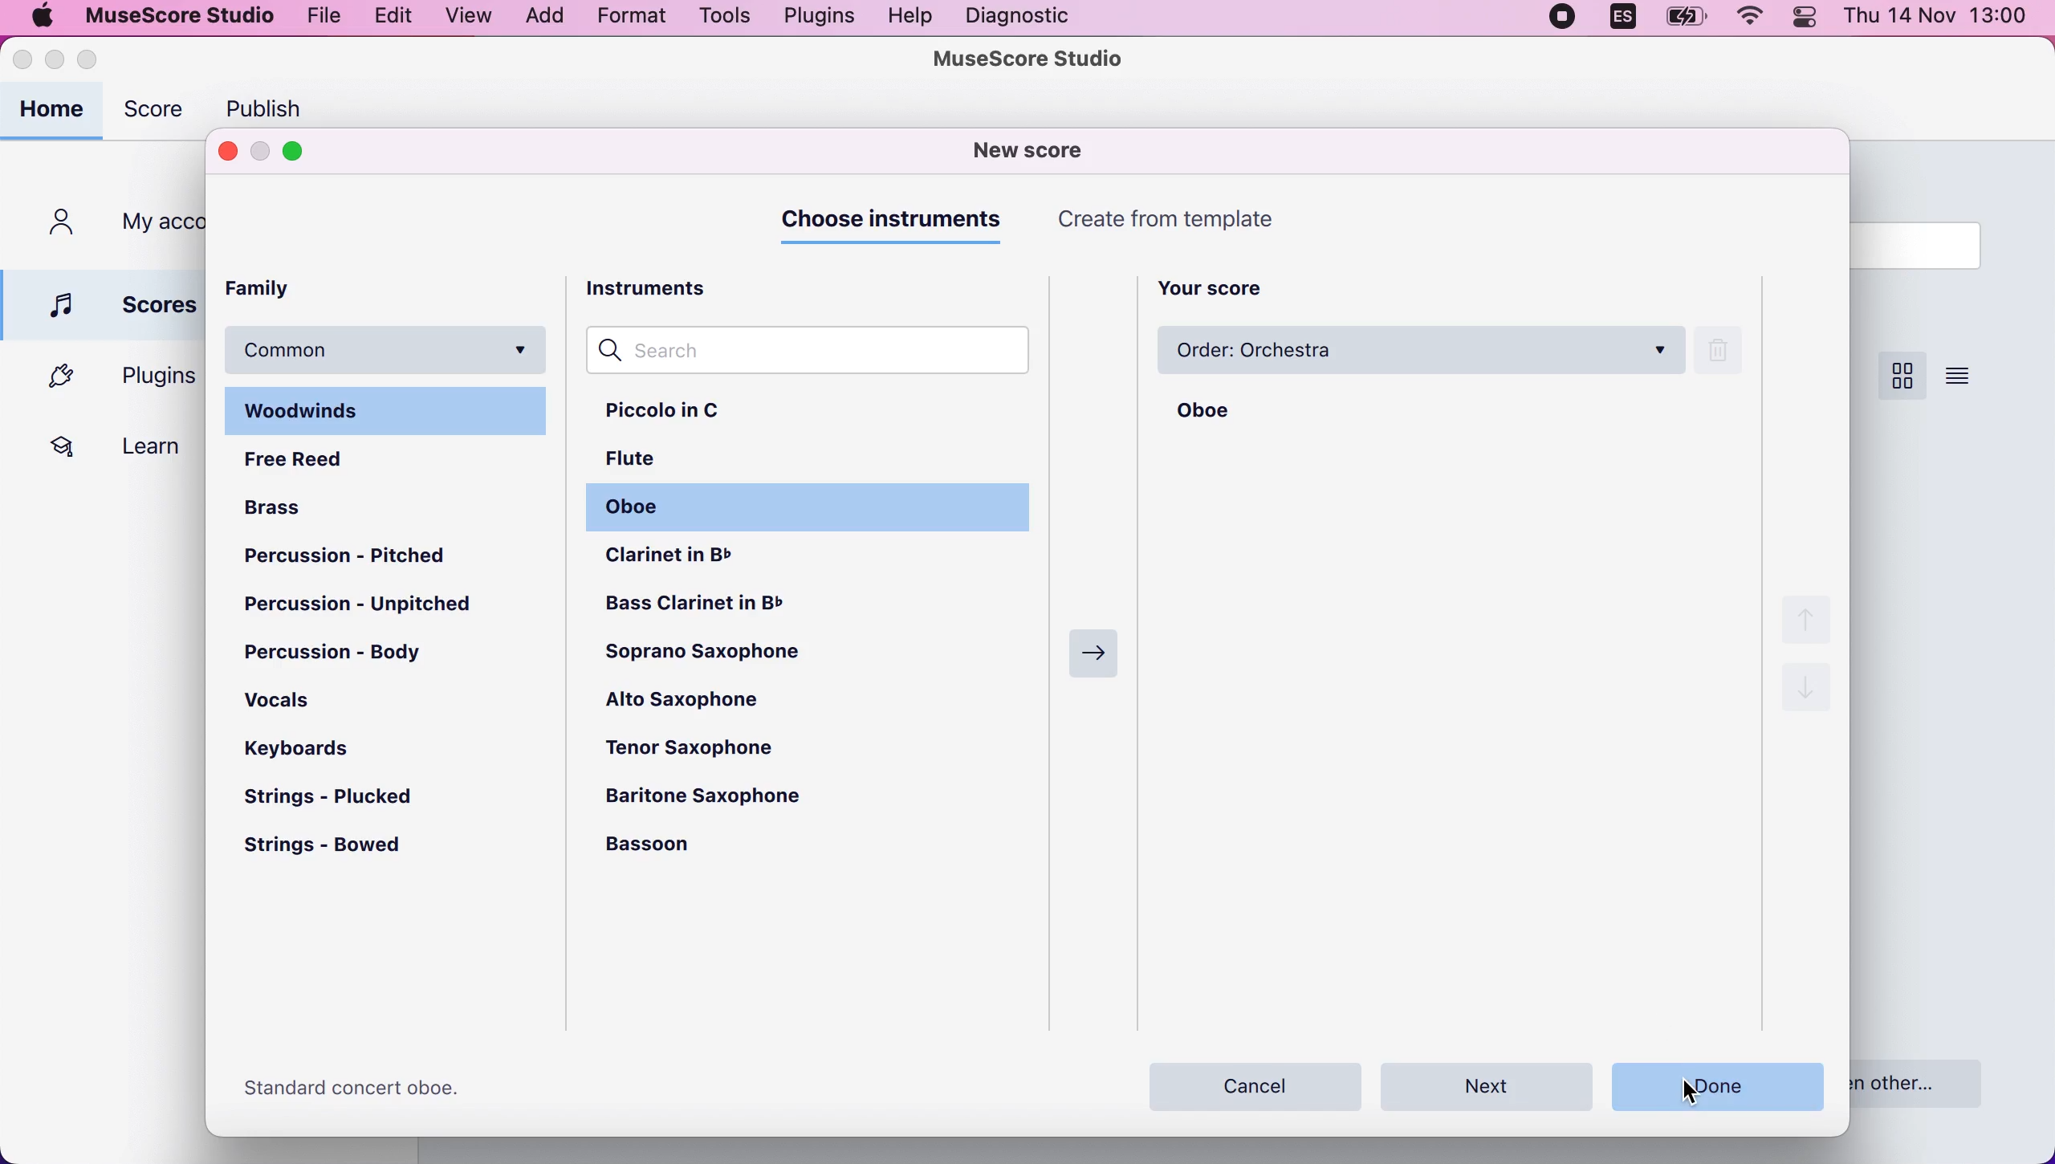 The image size is (2055, 1164). I want to click on baritone saxophone, so click(721, 796).